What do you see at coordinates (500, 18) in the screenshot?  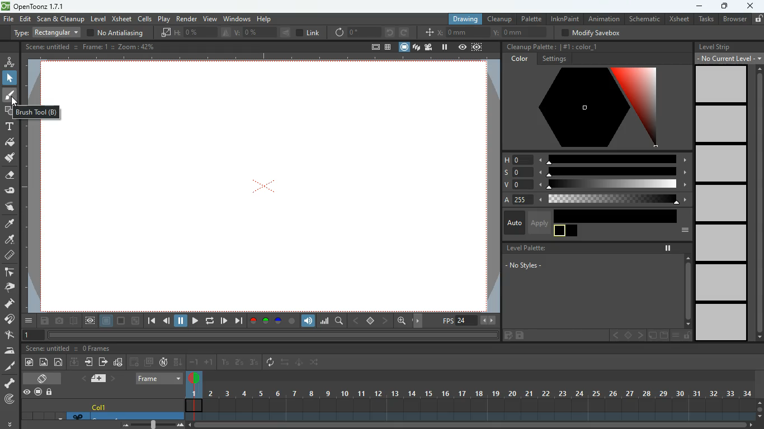 I see `cleanup` at bounding box center [500, 18].